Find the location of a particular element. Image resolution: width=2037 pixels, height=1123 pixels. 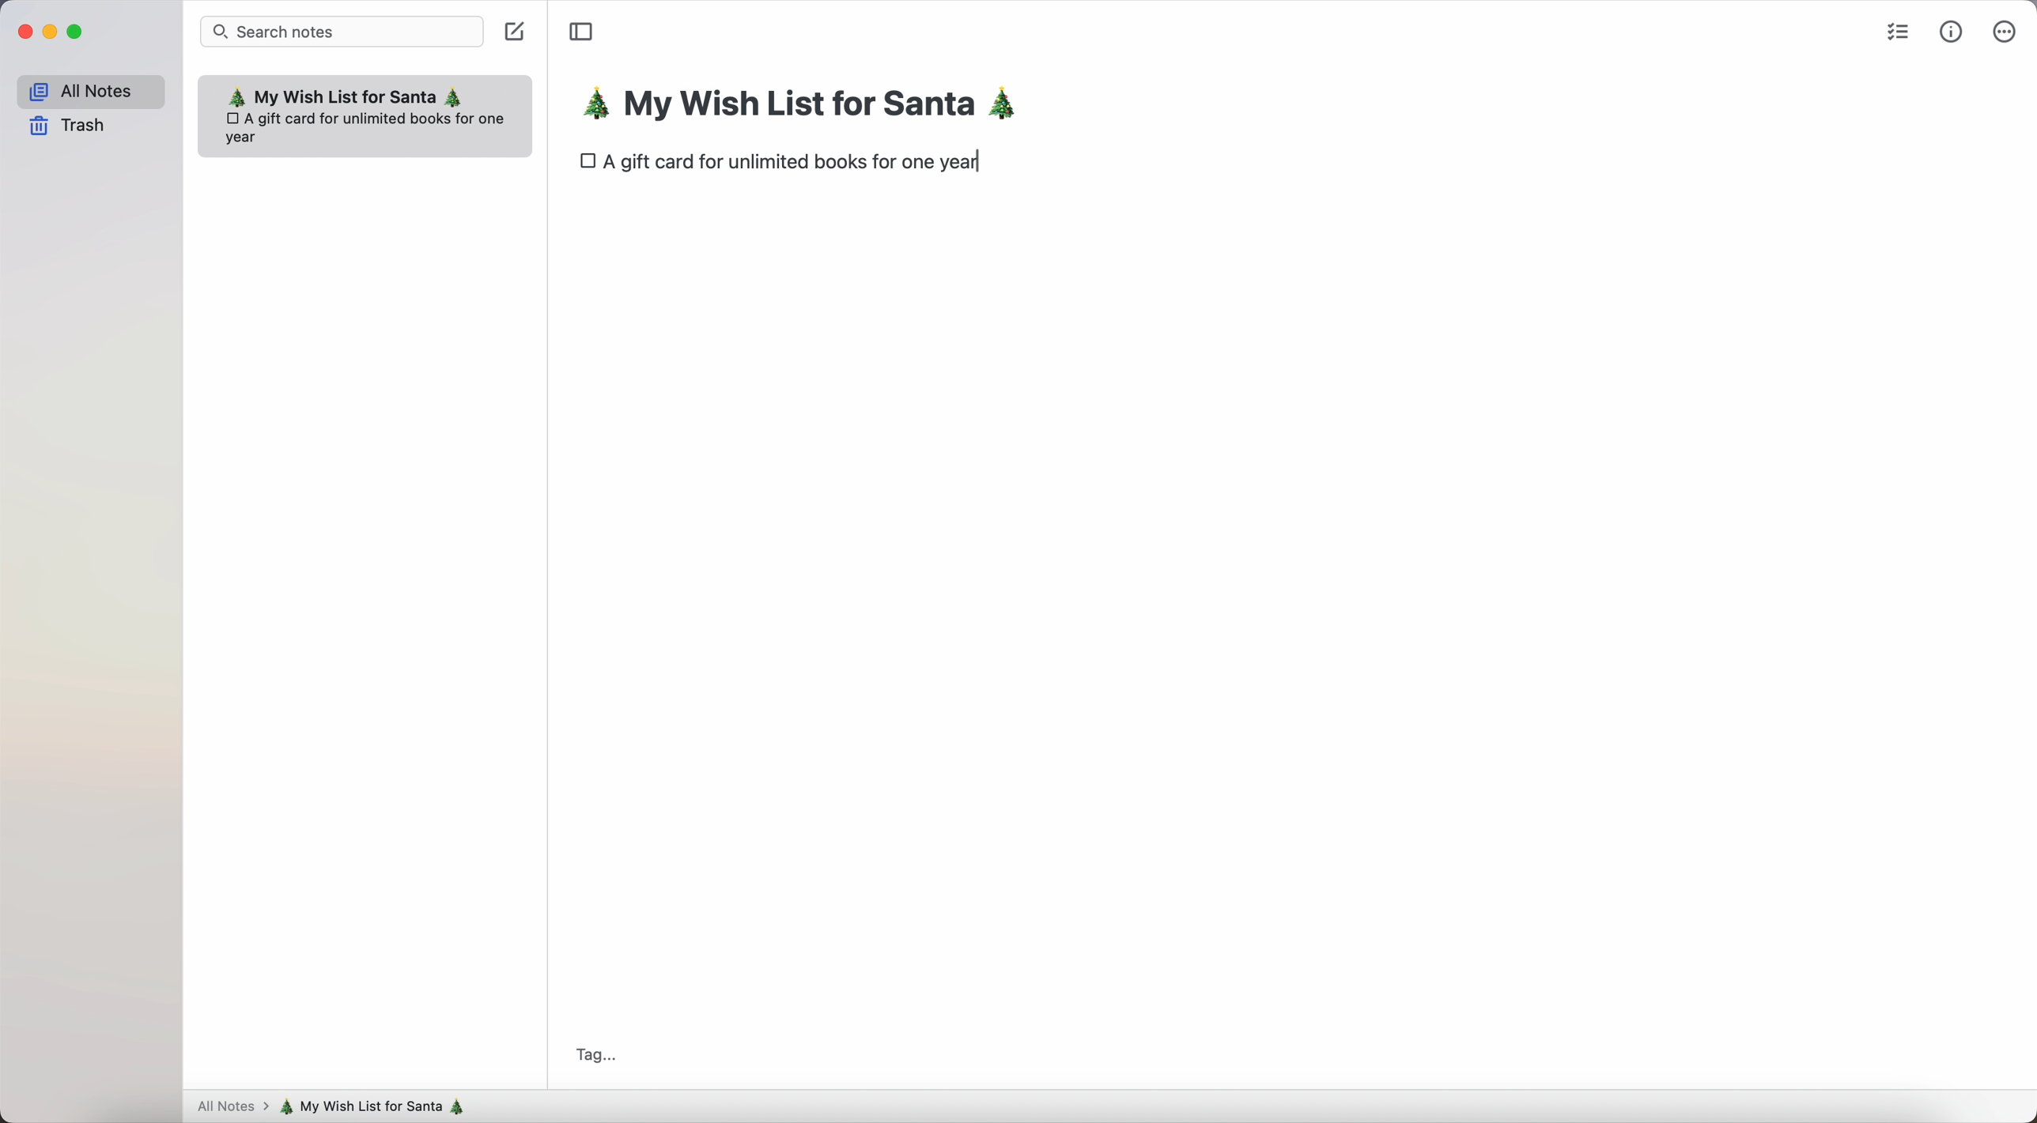

toggle sidebar is located at coordinates (580, 32).